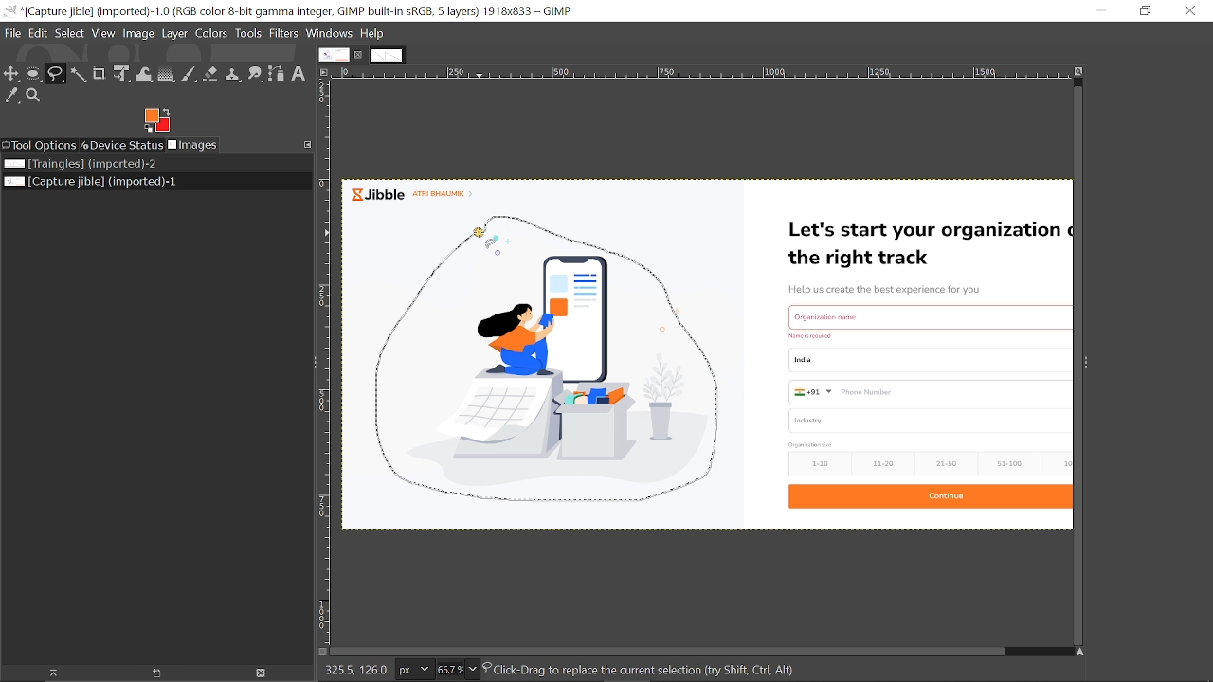  Describe the element at coordinates (39, 145) in the screenshot. I see `Tool options` at that location.